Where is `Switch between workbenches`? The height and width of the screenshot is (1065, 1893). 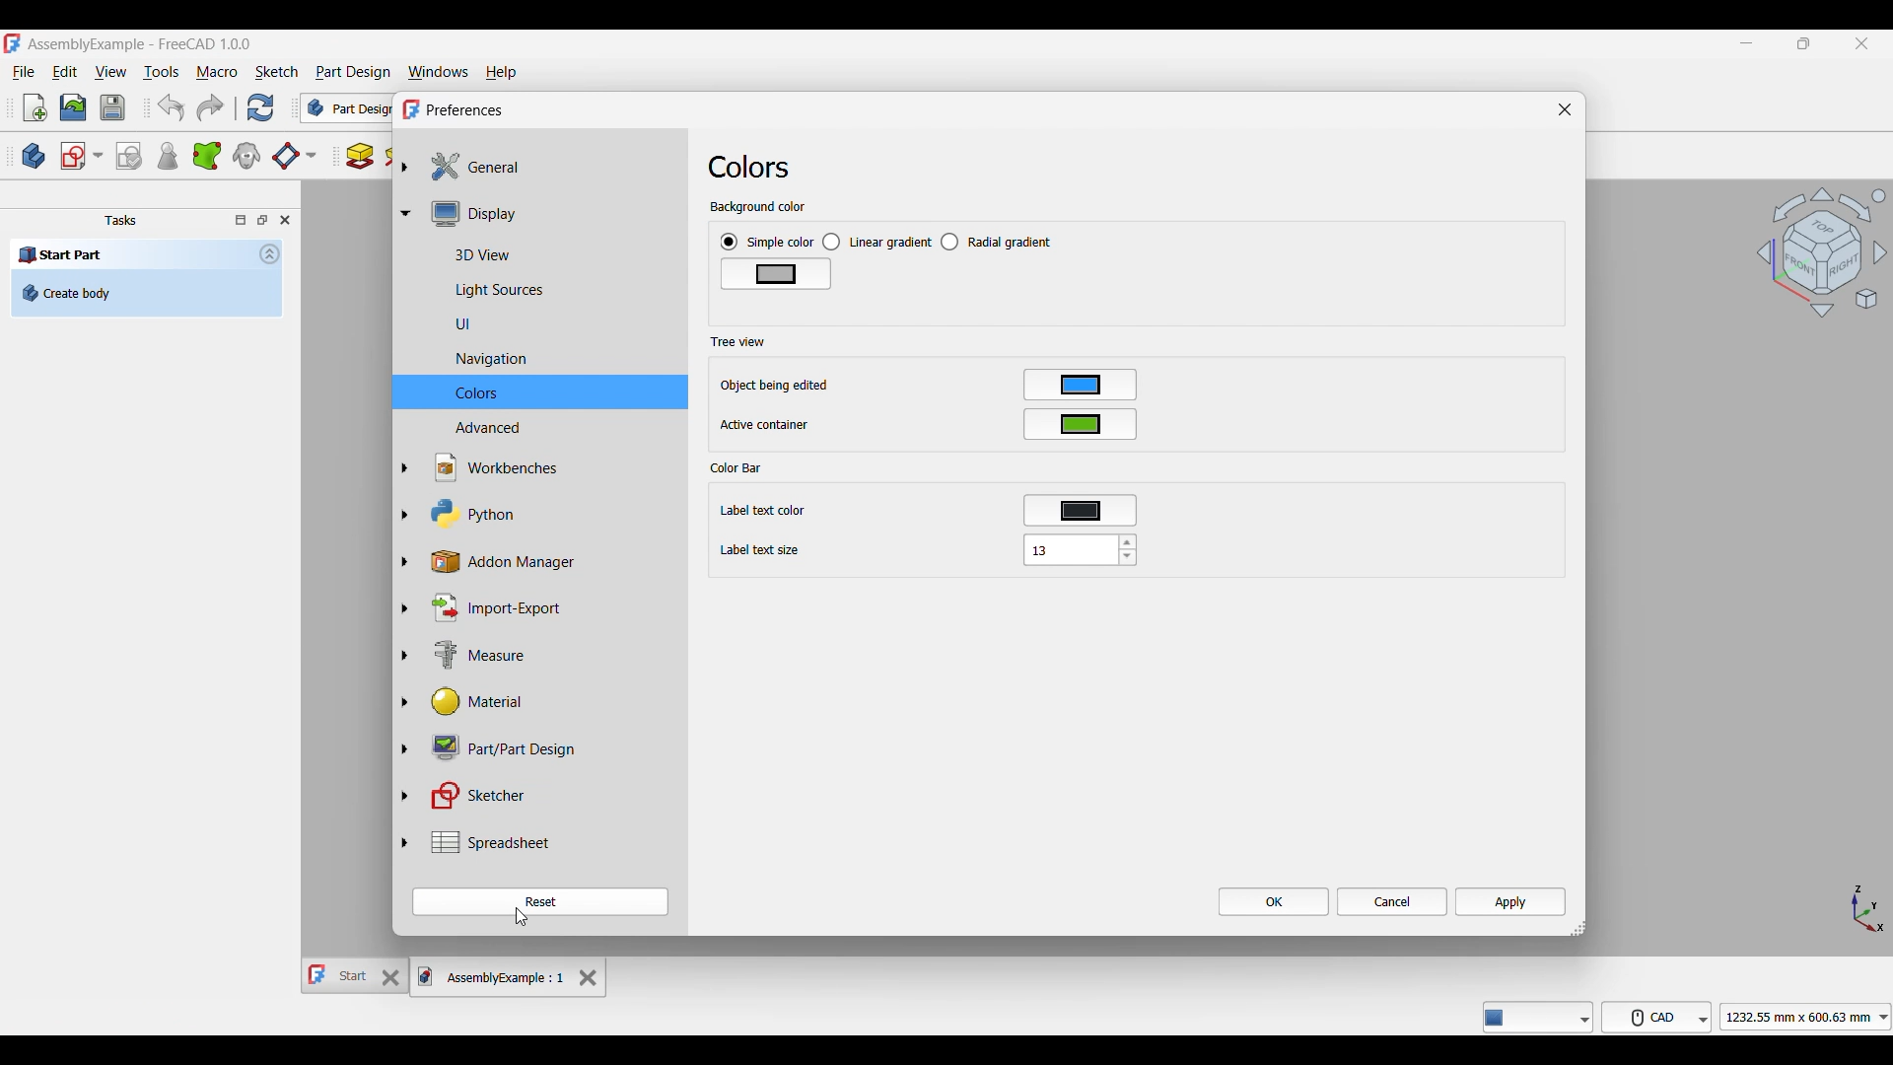 Switch between workbenches is located at coordinates (346, 107).